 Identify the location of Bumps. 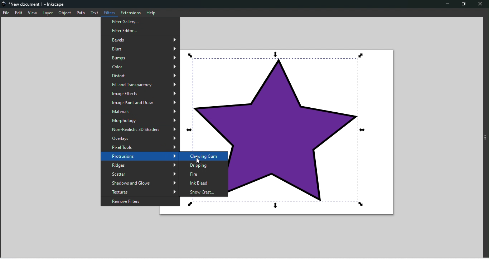
(140, 58).